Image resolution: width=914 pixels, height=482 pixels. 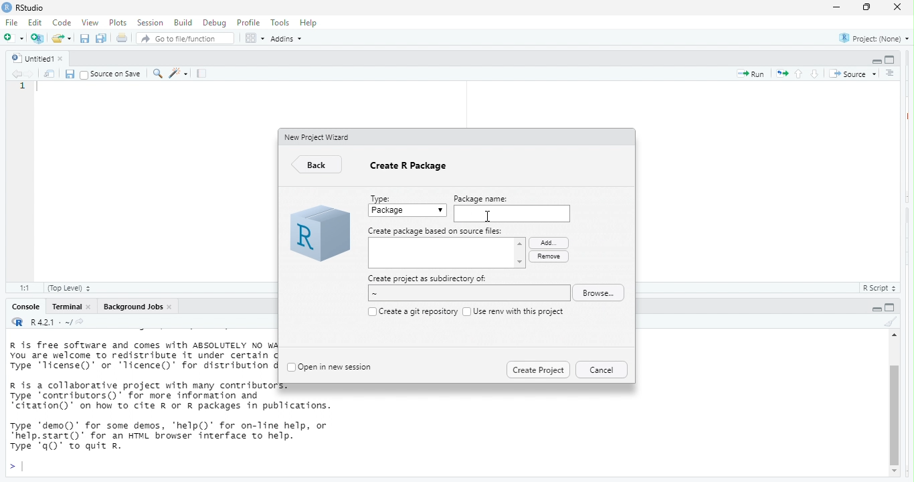 What do you see at coordinates (280, 23) in the screenshot?
I see `Tools` at bounding box center [280, 23].